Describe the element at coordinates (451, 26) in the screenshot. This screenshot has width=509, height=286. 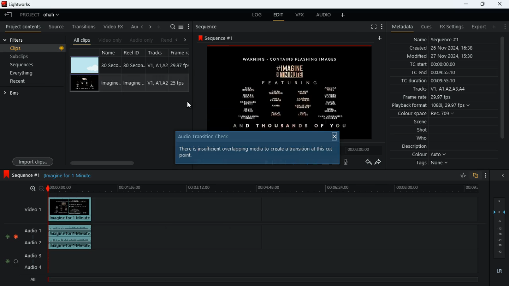
I see `fx settings` at that location.